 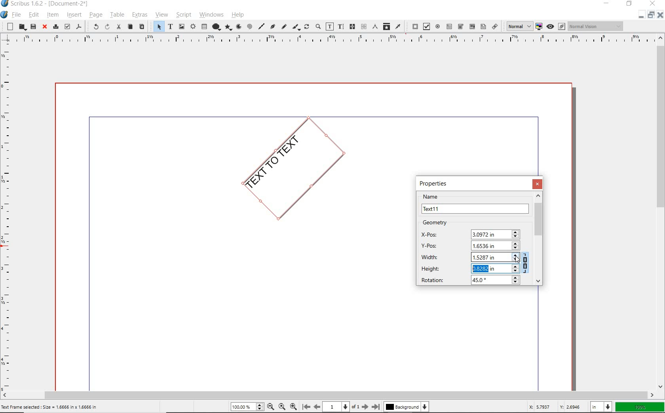 I want to click on edit, so click(x=34, y=15).